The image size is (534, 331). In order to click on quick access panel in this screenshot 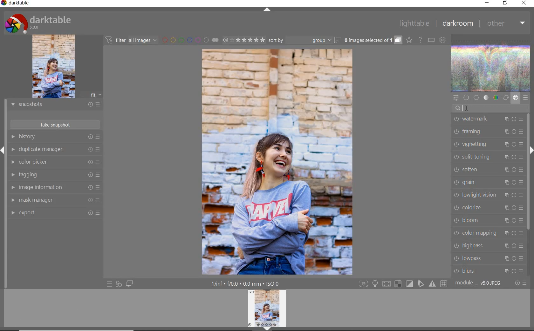, I will do `click(456, 97)`.